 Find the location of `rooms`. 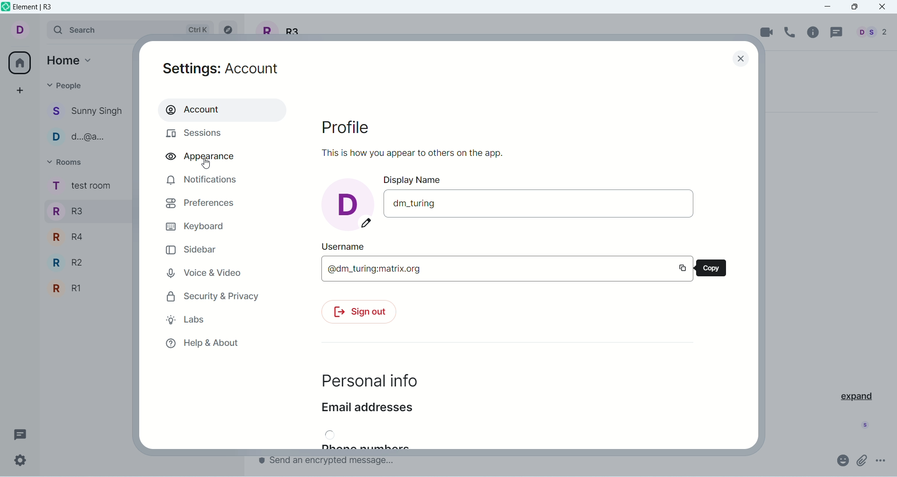

rooms is located at coordinates (66, 162).